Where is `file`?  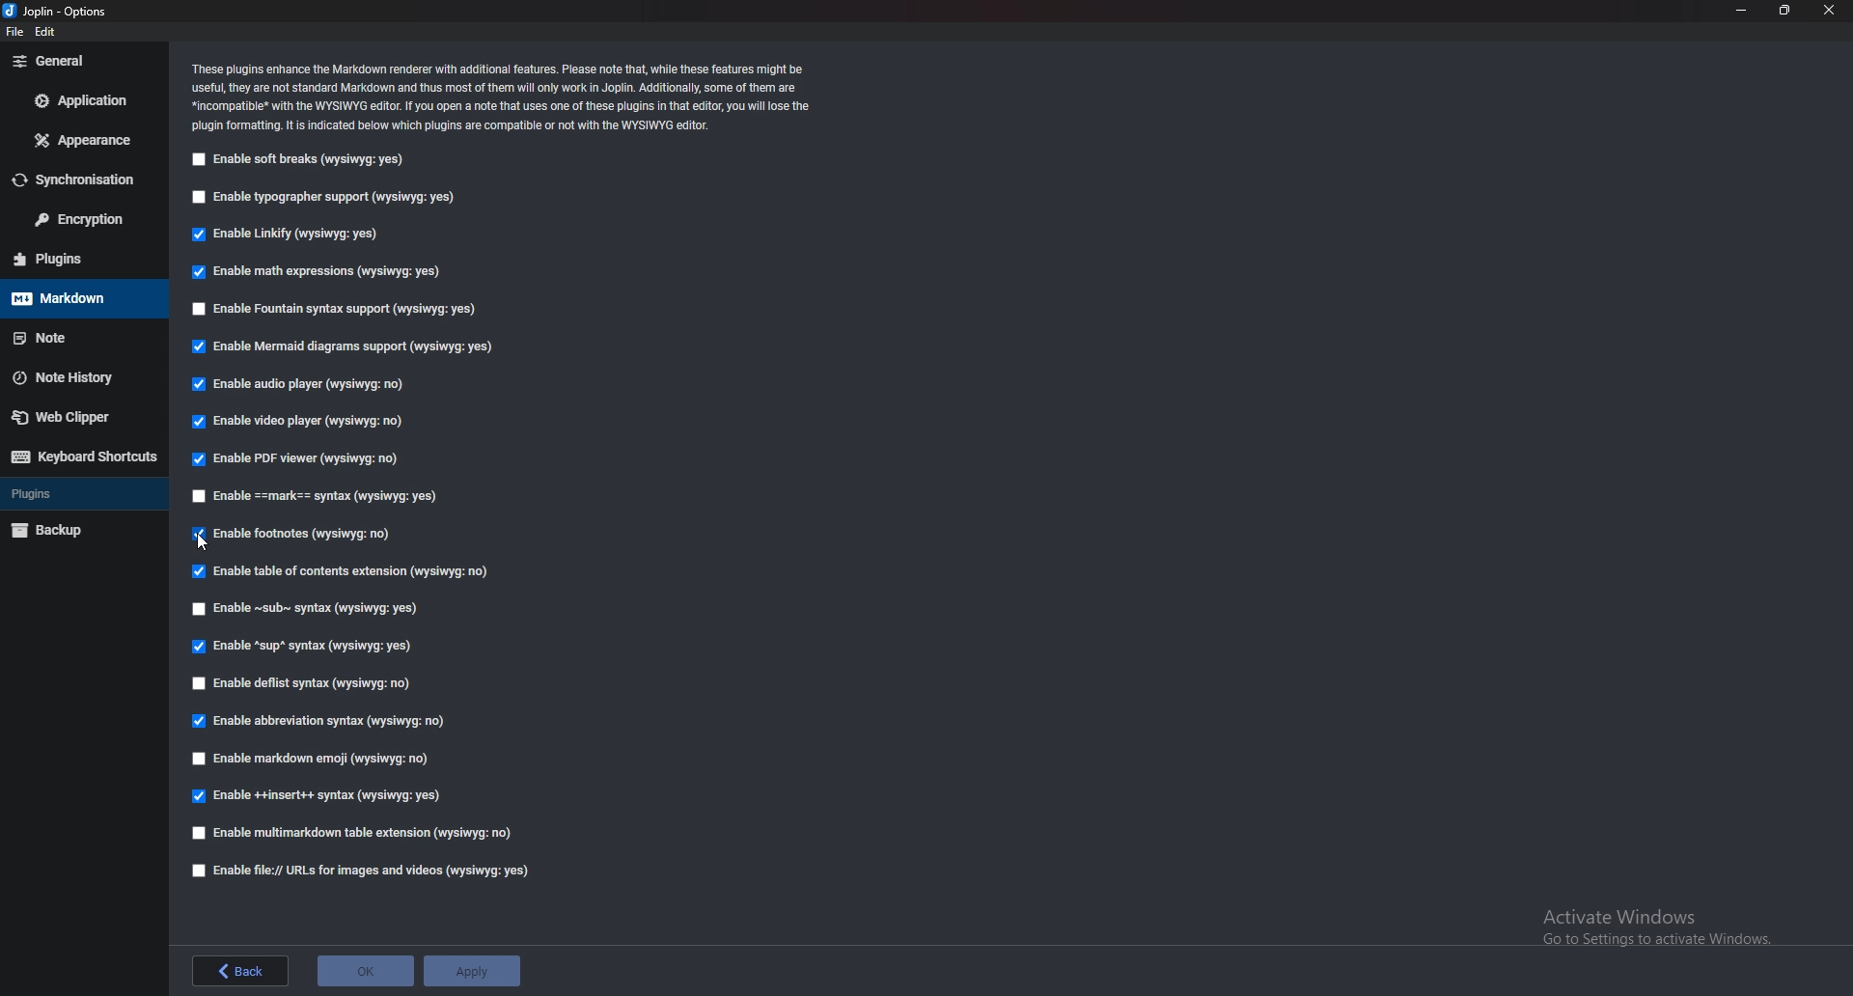 file is located at coordinates (15, 33).